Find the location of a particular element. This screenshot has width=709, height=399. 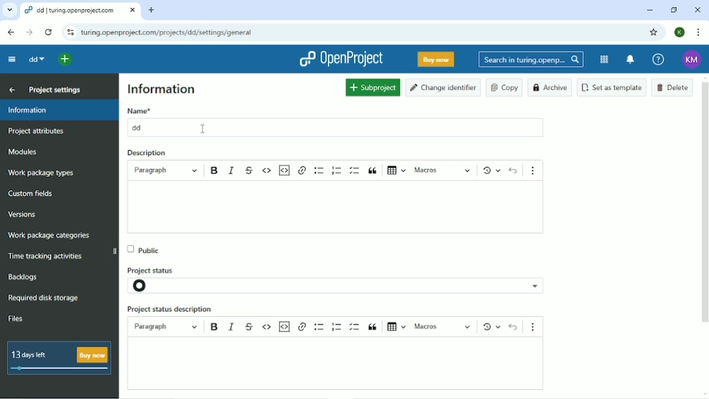

project status options is located at coordinates (537, 285).